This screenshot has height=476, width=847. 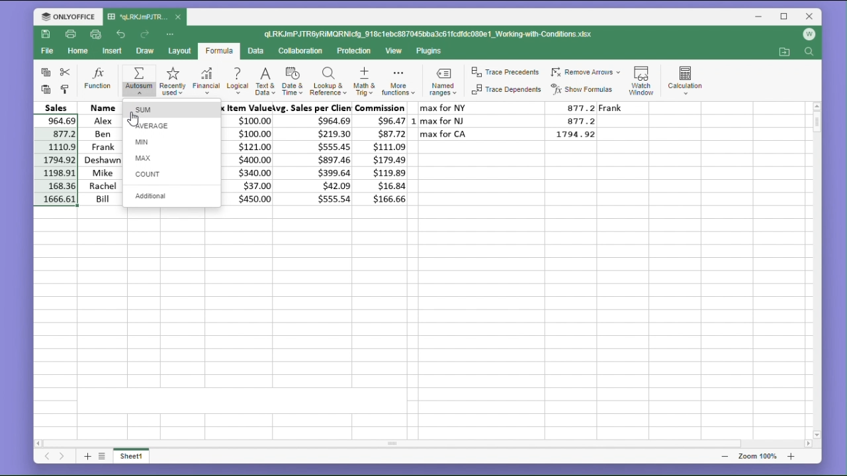 What do you see at coordinates (205, 79) in the screenshot?
I see `financial` at bounding box center [205, 79].